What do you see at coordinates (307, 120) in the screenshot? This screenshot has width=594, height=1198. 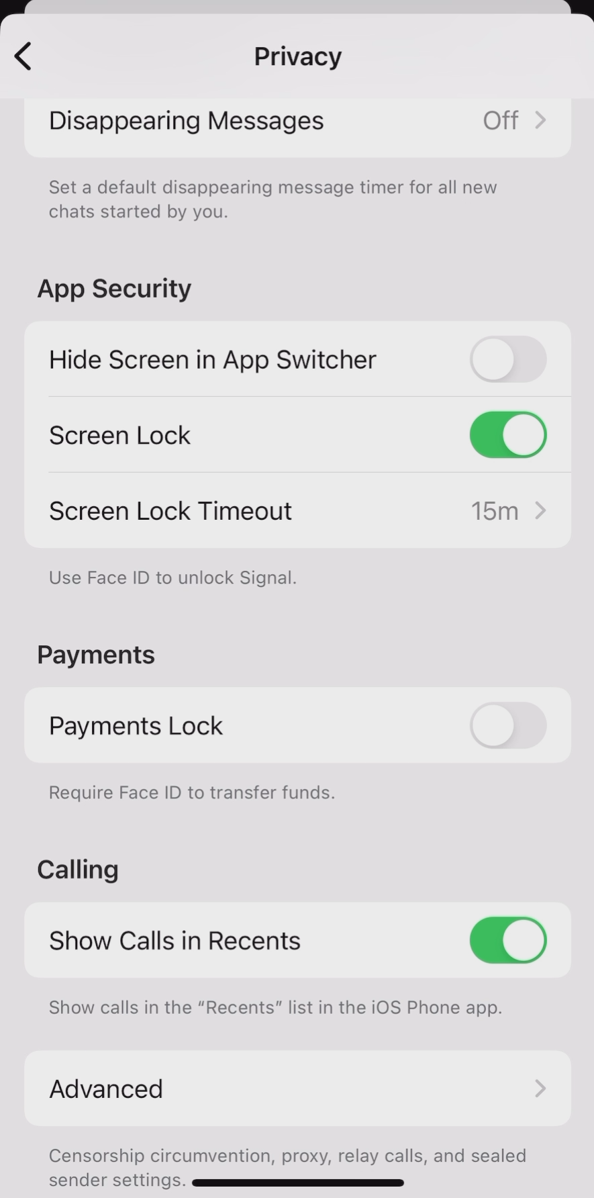 I see `Disappearing Messages` at bounding box center [307, 120].